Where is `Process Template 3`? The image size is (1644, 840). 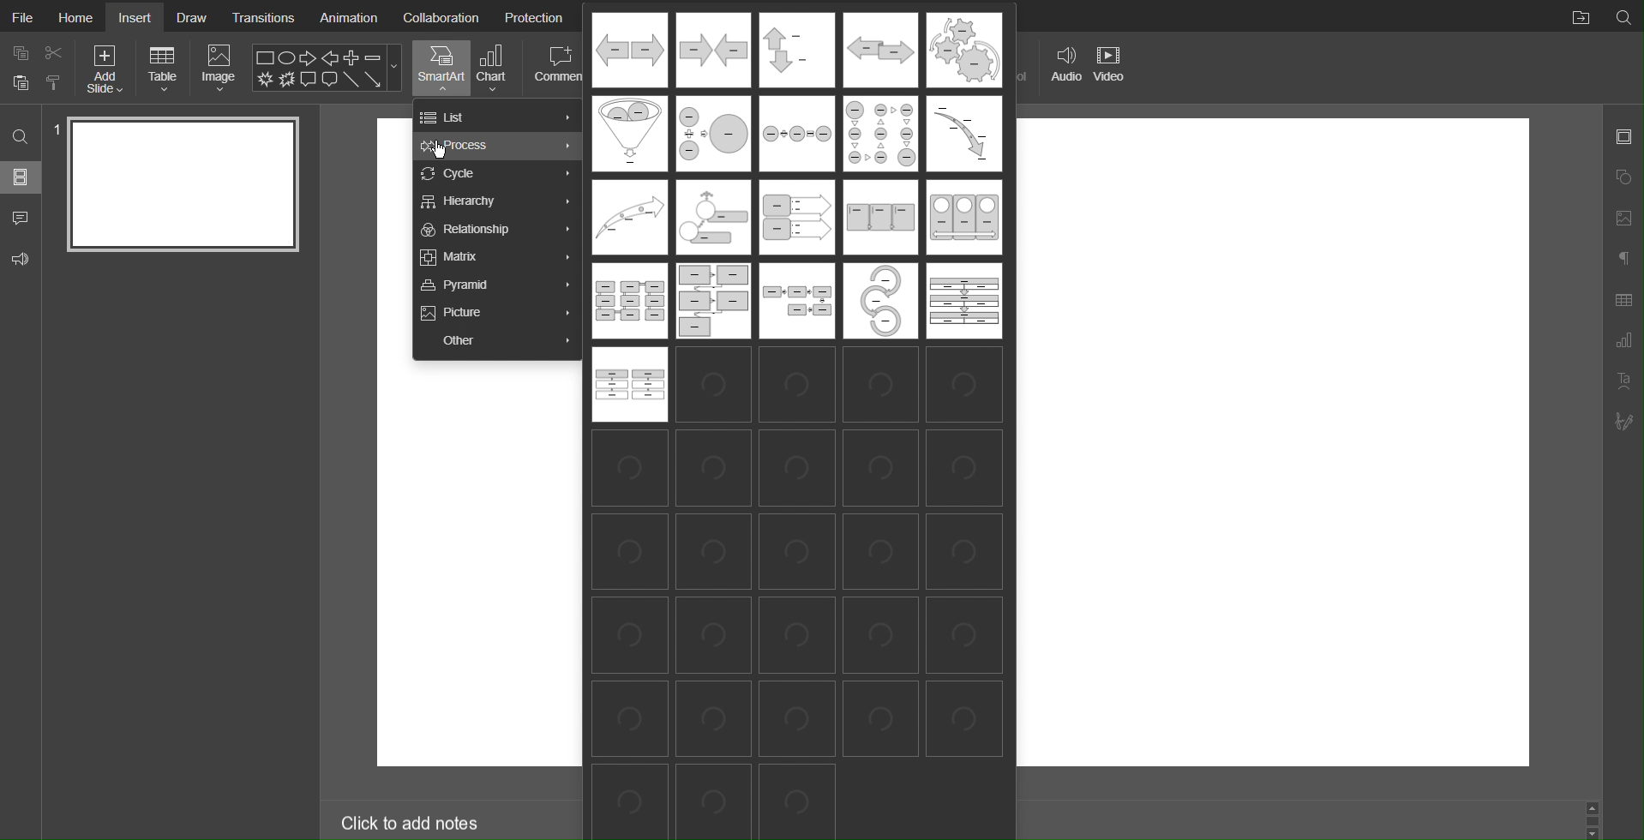
Process Template 3 is located at coordinates (795, 49).